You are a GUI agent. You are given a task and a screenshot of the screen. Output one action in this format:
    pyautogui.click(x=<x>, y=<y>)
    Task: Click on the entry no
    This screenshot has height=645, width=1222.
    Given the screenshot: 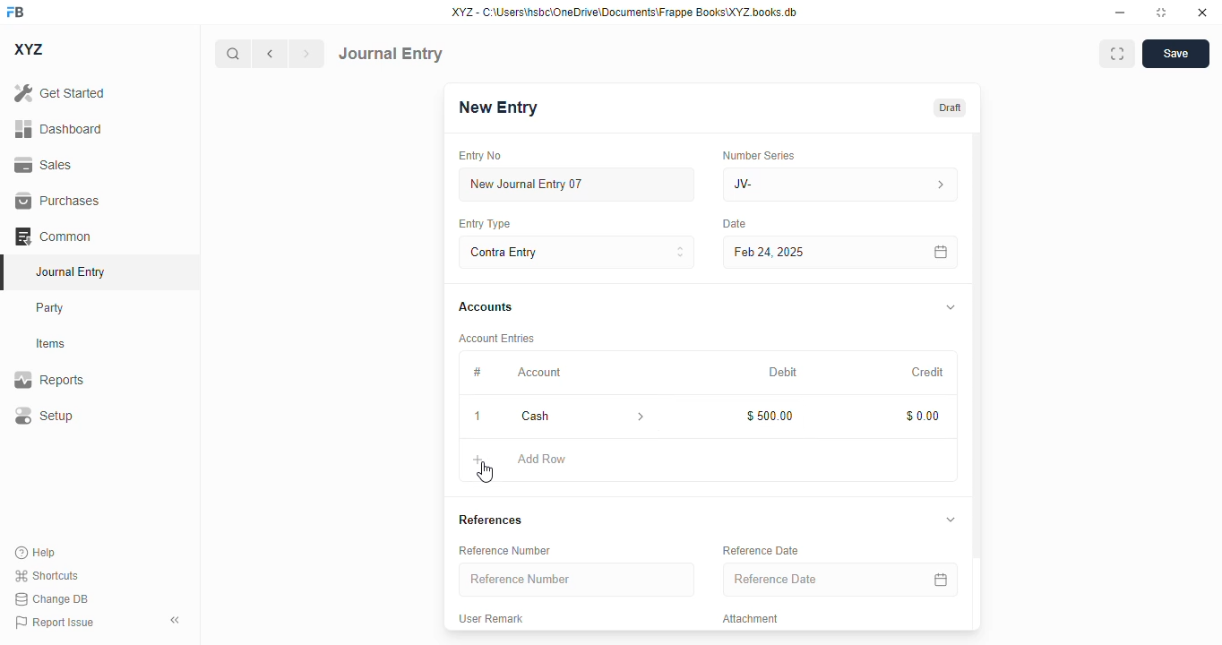 What is the action you would take?
    pyautogui.click(x=481, y=155)
    